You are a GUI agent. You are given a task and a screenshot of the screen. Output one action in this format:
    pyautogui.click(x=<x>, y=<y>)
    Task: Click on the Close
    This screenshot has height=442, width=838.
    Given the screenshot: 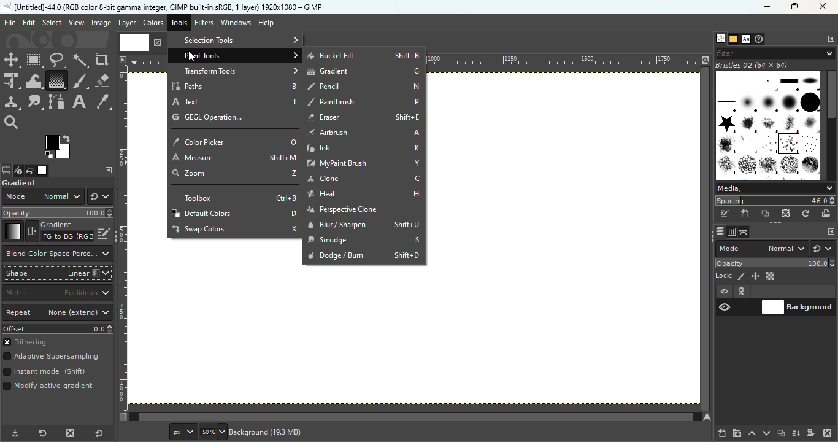 What is the action you would take?
    pyautogui.click(x=824, y=7)
    